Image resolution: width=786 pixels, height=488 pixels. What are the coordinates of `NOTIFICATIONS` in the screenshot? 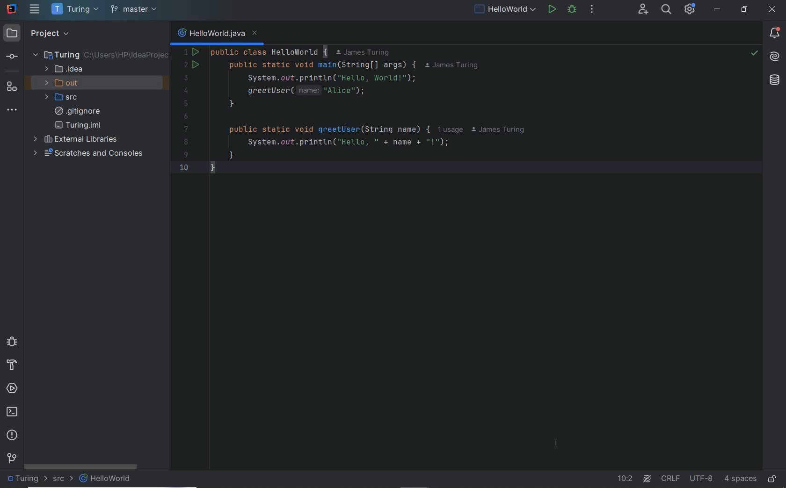 It's located at (775, 34).